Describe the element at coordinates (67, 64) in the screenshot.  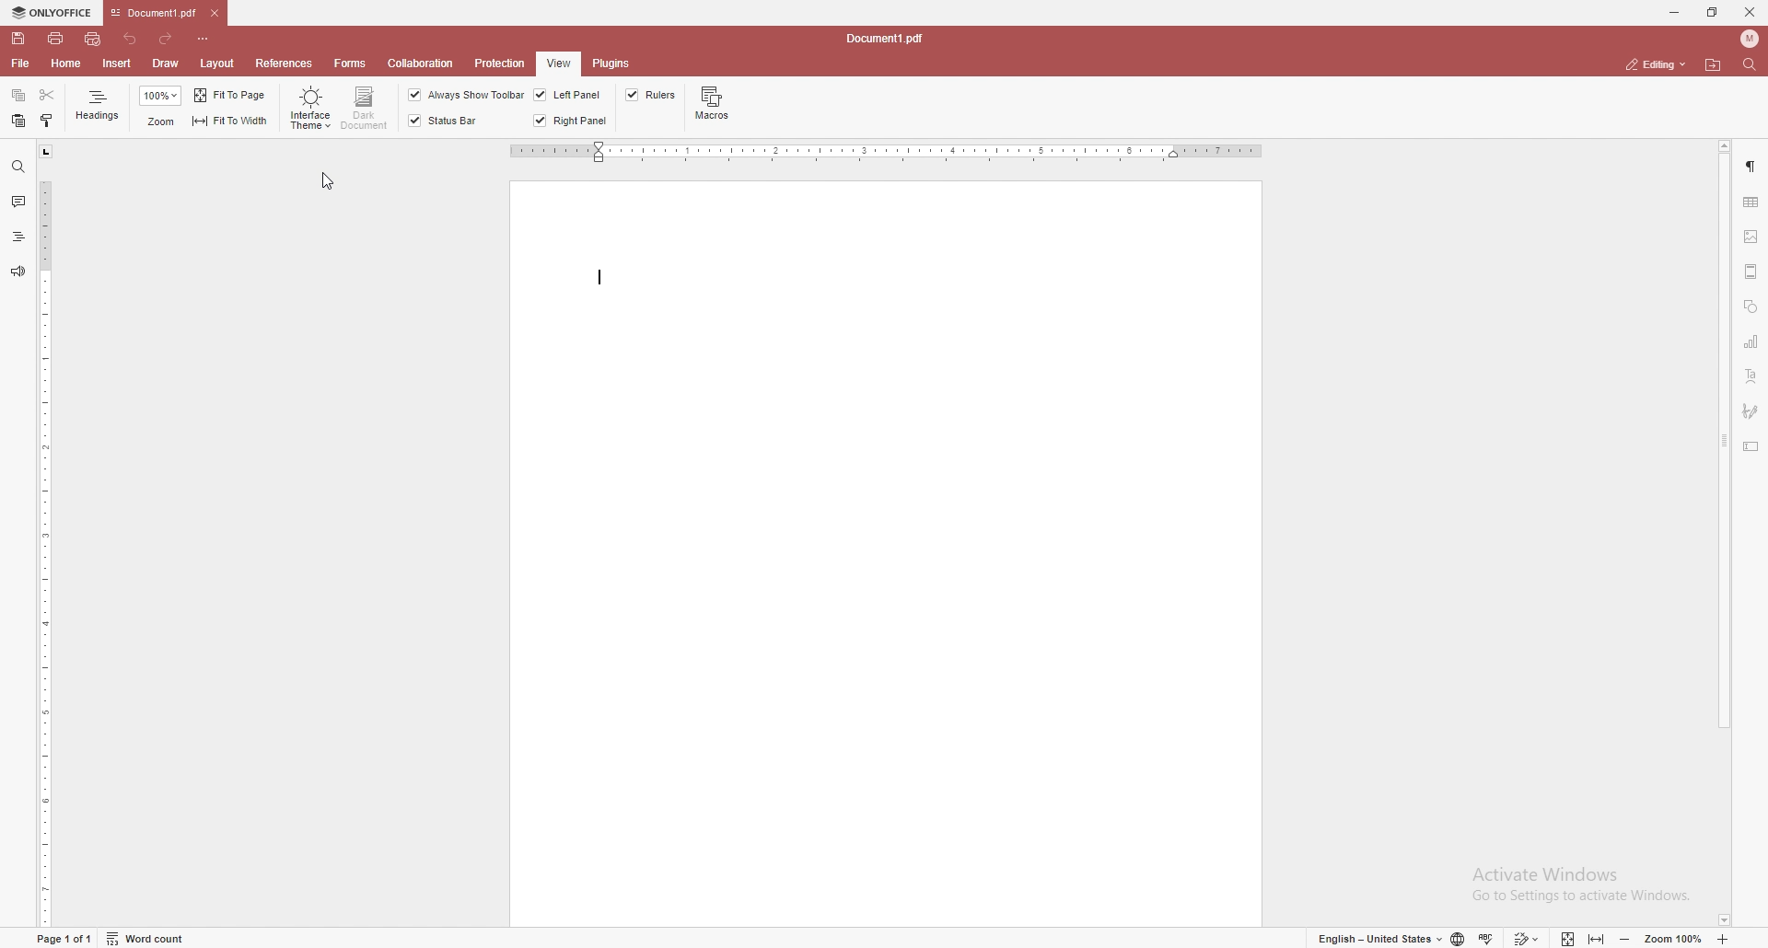
I see `home` at that location.